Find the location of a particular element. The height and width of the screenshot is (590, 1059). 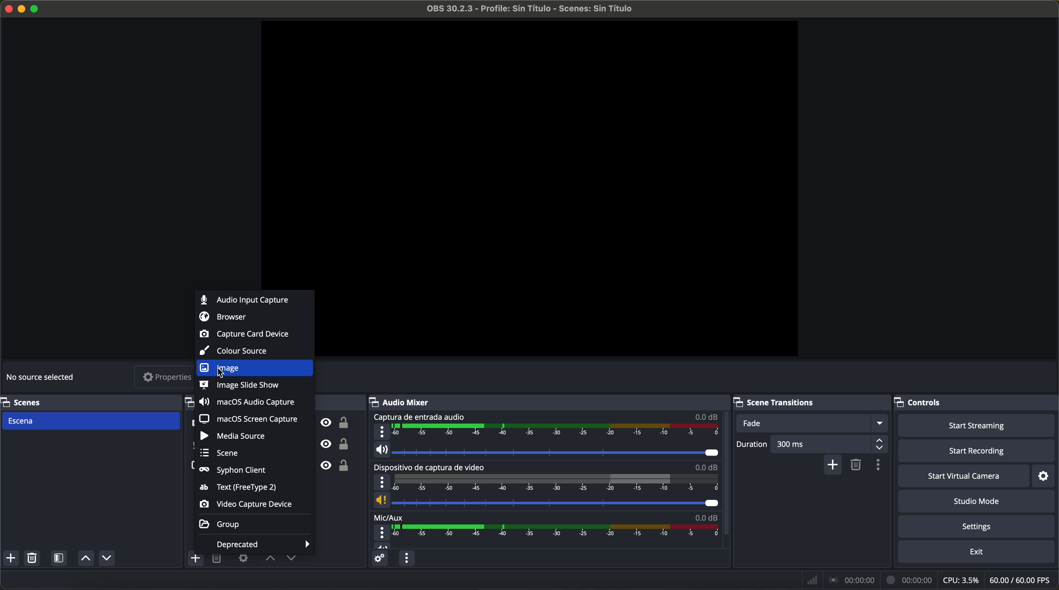

audio mixer is located at coordinates (404, 402).